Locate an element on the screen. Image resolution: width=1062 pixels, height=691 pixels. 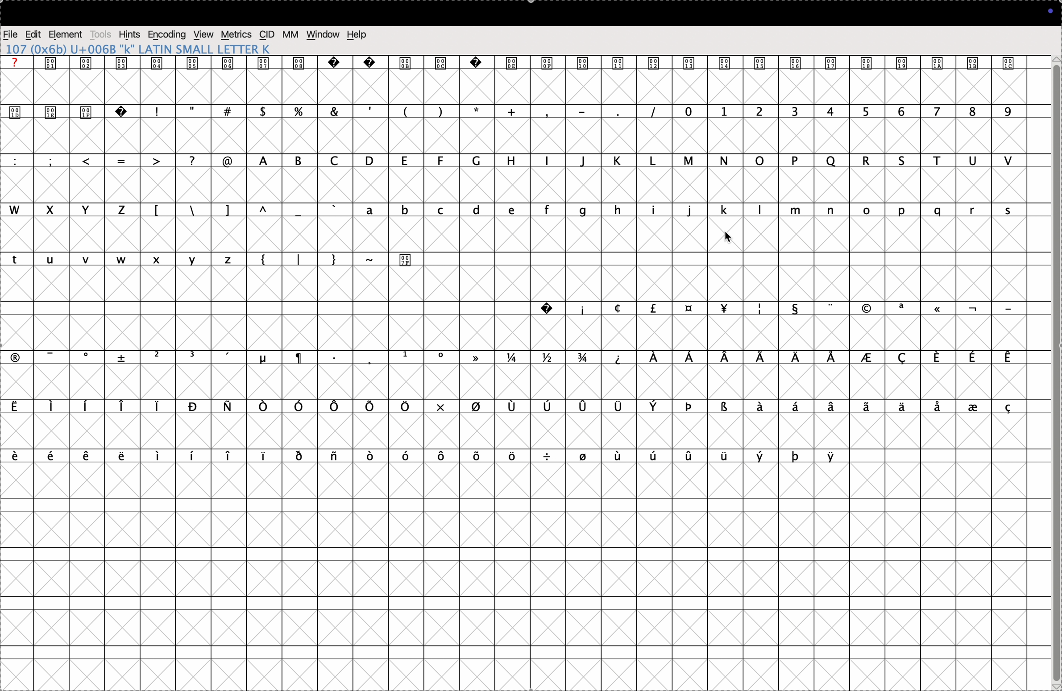
symbol list is located at coordinates (582, 407).